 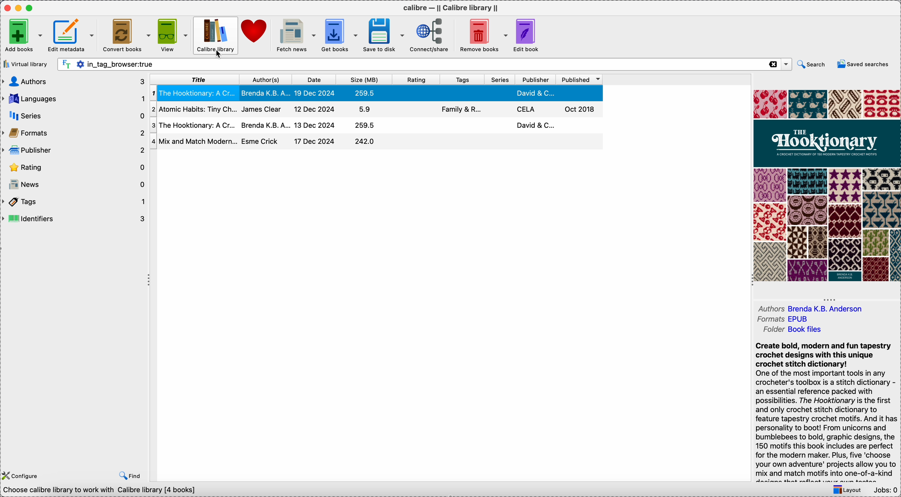 I want to click on publisher, so click(x=536, y=80).